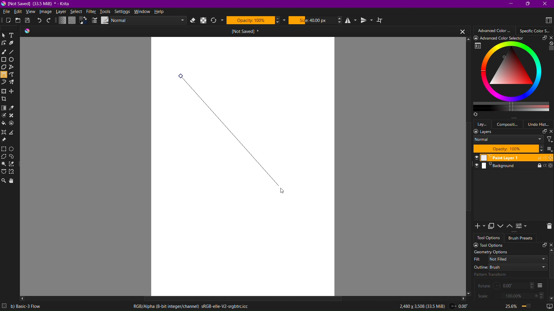 The height and width of the screenshot is (311, 554). I want to click on Tool Options, so click(489, 238).